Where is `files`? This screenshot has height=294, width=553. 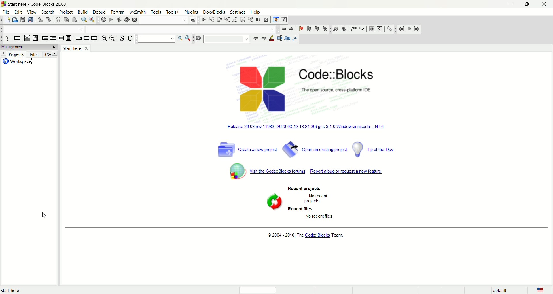
files is located at coordinates (35, 54).